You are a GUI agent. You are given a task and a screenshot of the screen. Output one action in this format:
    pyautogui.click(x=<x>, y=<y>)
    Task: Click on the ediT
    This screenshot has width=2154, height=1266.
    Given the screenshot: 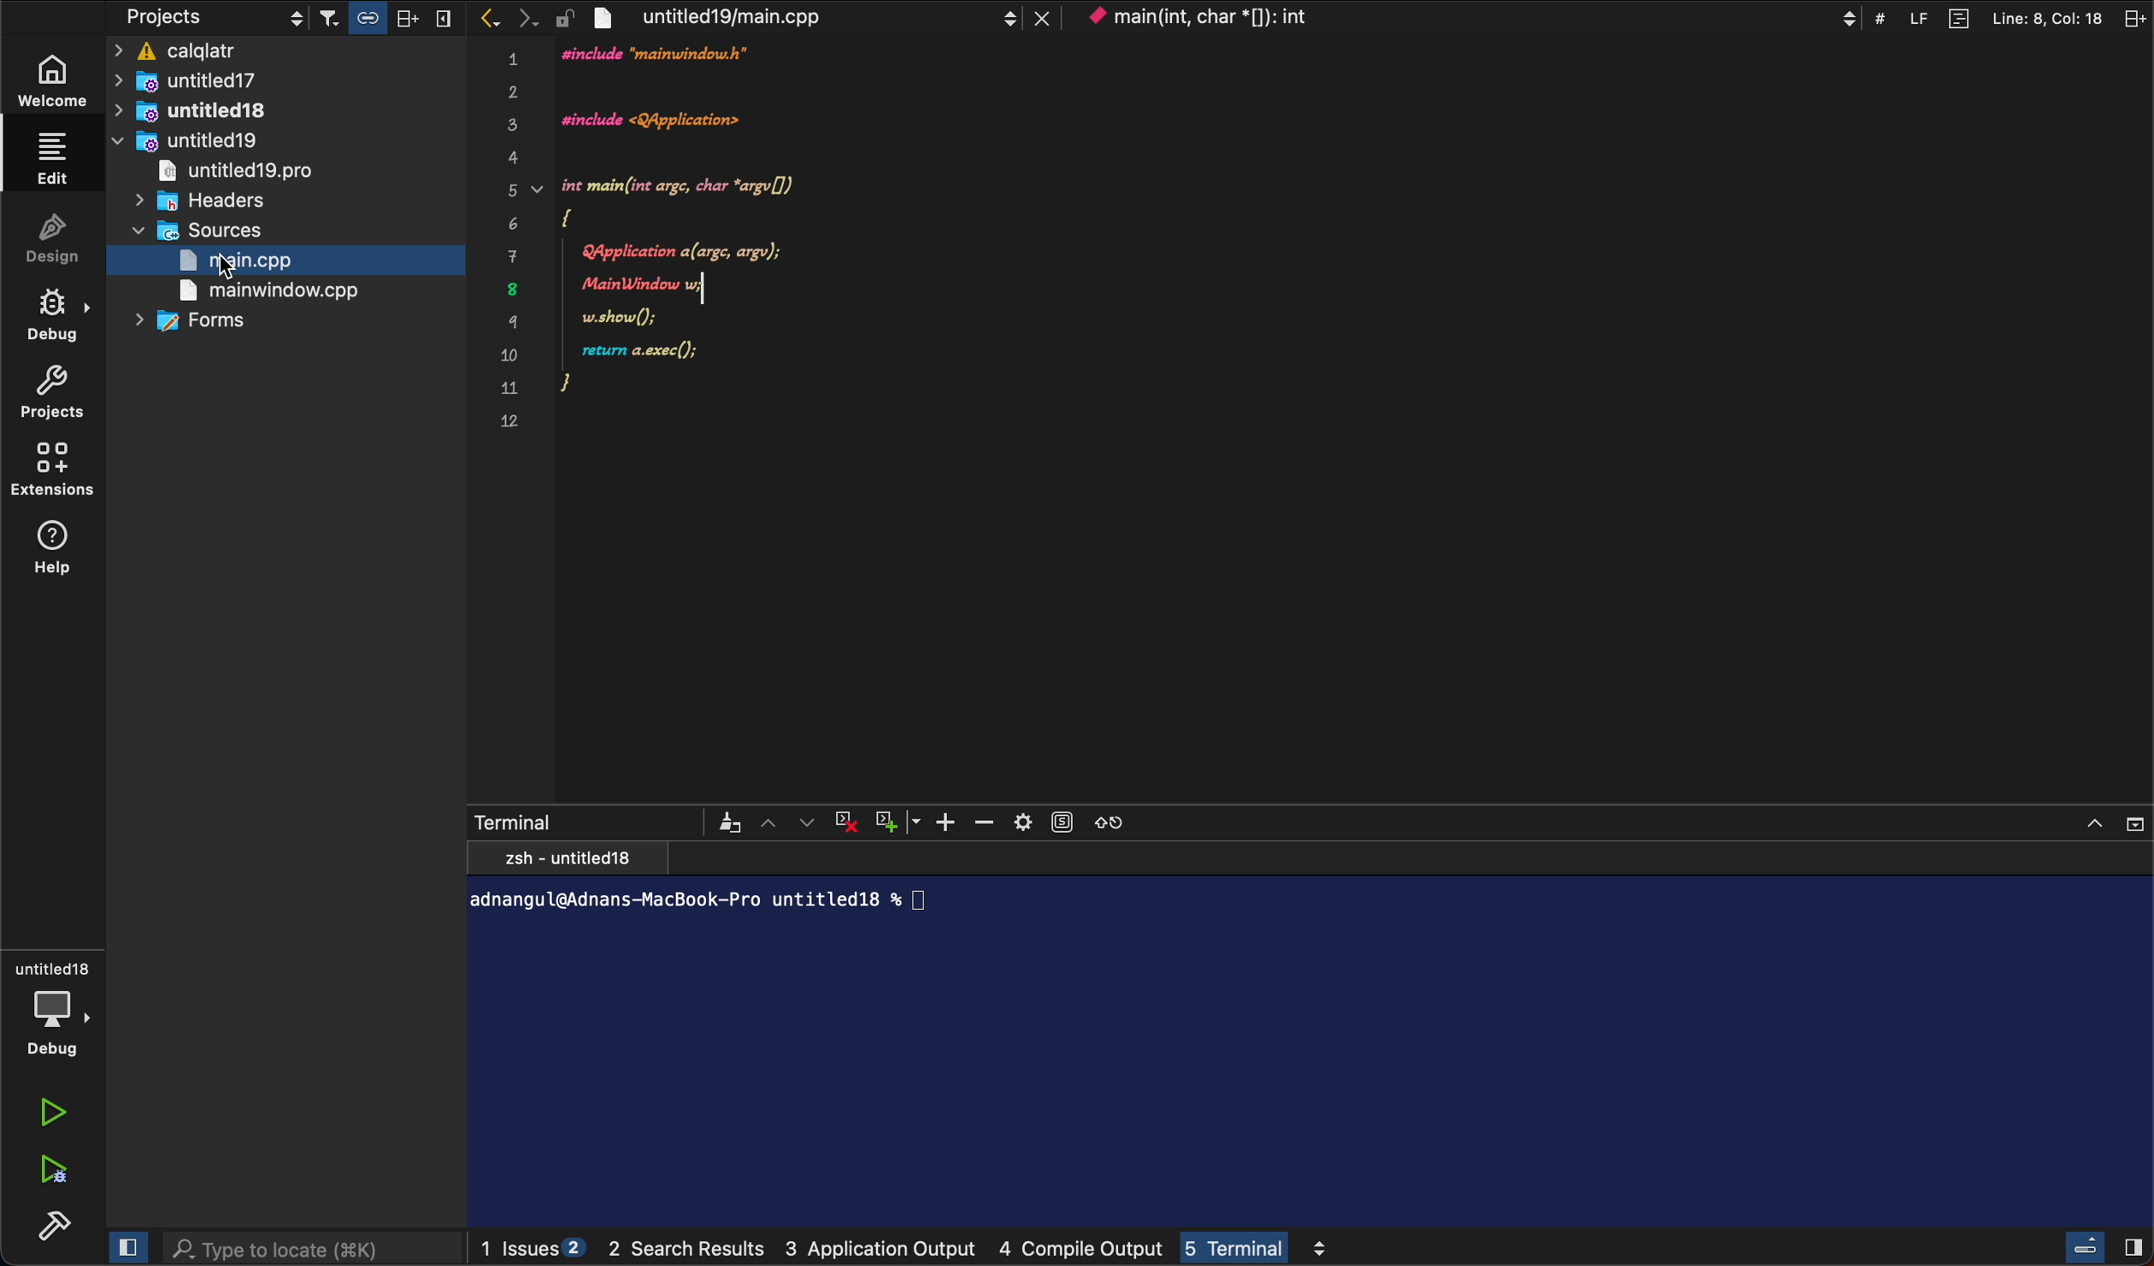 What is the action you would take?
    pyautogui.click(x=55, y=157)
    